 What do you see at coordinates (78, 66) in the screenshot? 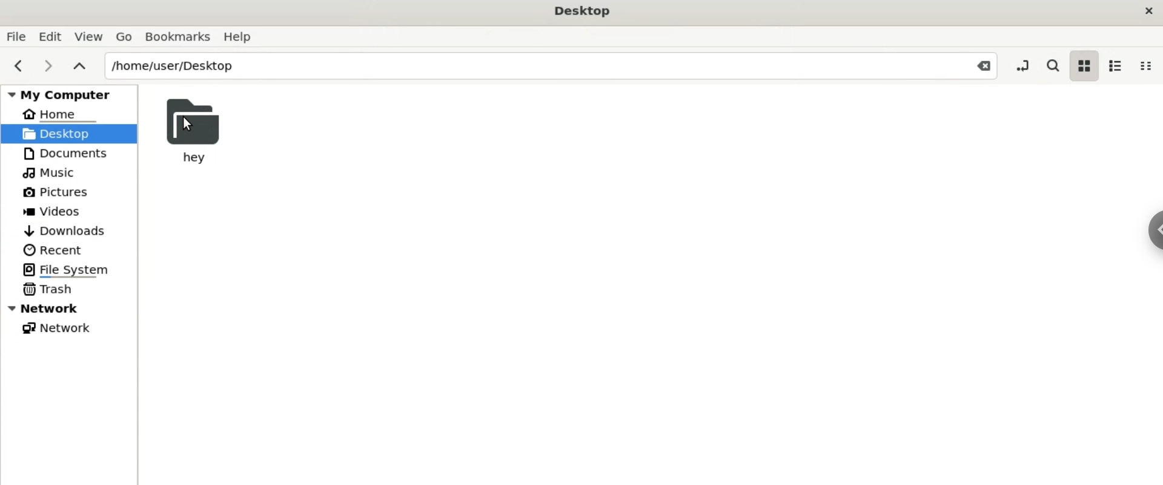
I see `parent folders` at bounding box center [78, 66].